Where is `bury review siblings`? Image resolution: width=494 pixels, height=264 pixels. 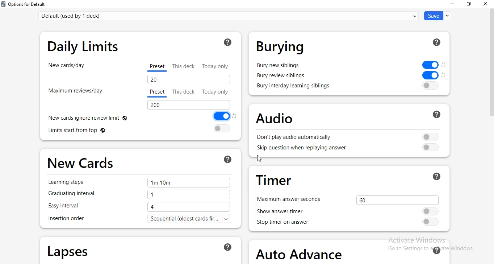
bury review siblings is located at coordinates (281, 77).